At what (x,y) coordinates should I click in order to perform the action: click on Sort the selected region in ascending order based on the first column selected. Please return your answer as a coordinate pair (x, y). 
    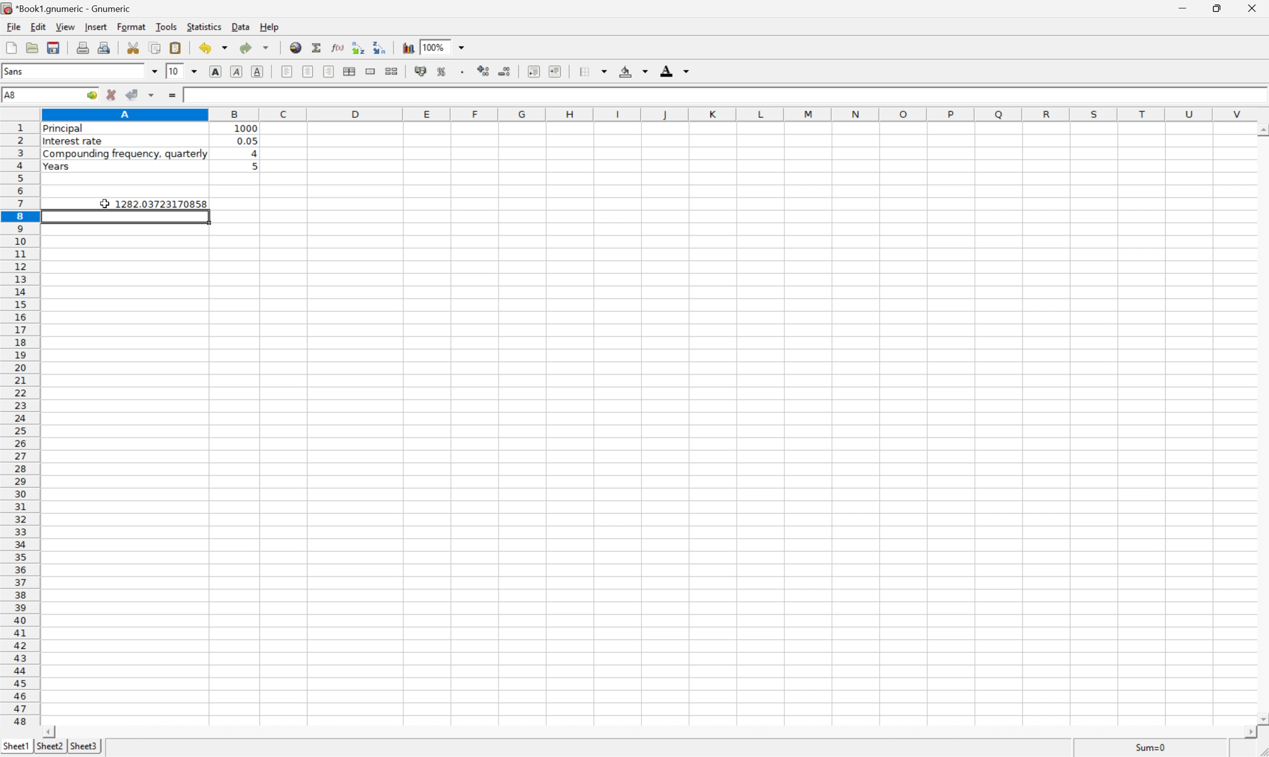
    Looking at the image, I should click on (360, 46).